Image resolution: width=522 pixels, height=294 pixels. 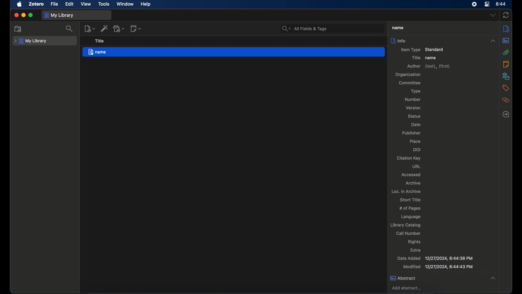 What do you see at coordinates (435, 41) in the screenshot?
I see `info` at bounding box center [435, 41].